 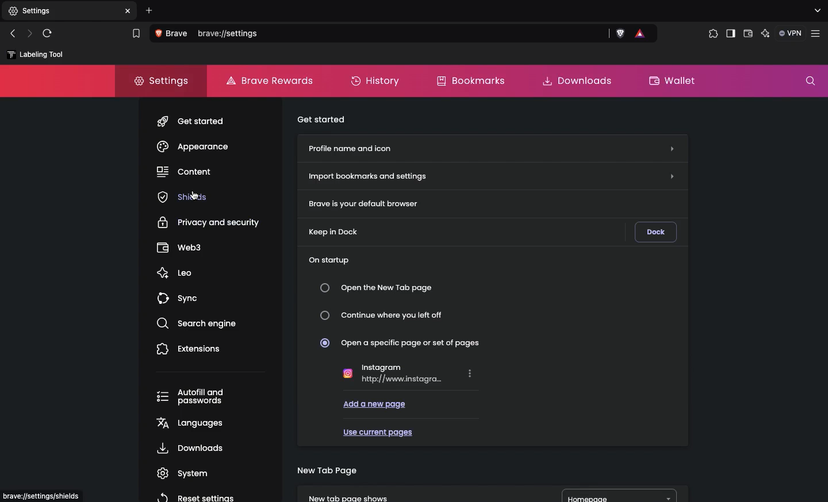 I want to click on VPN, so click(x=791, y=34).